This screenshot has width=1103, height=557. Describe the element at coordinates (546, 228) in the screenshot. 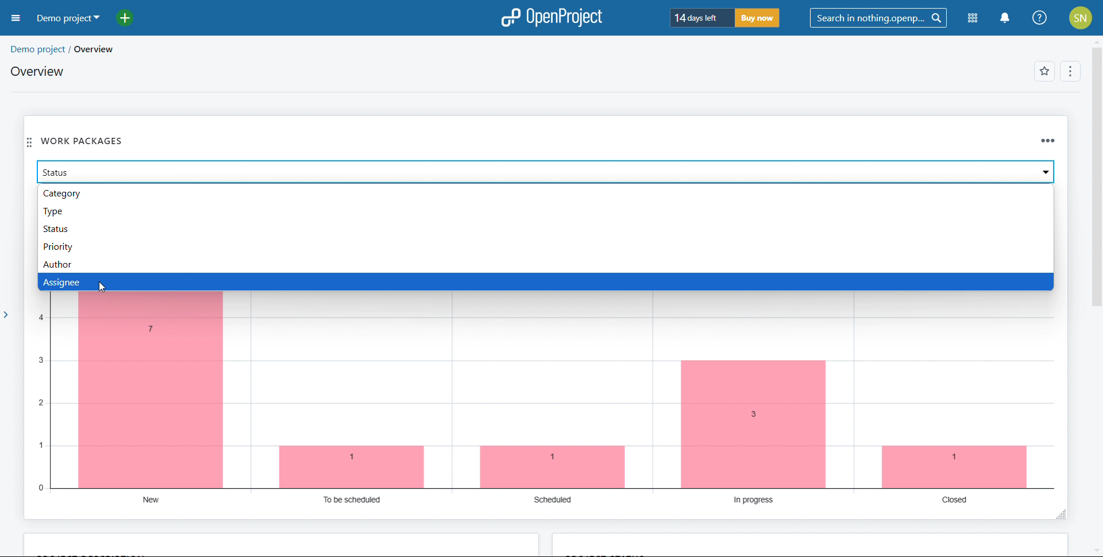

I see `status` at that location.